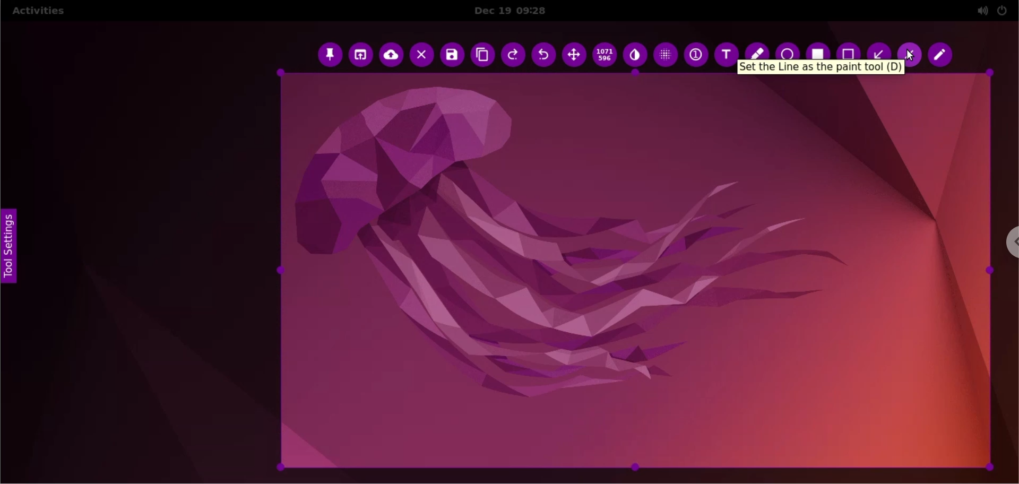 The image size is (1019, 484). I want to click on tool settings, so click(12, 249).